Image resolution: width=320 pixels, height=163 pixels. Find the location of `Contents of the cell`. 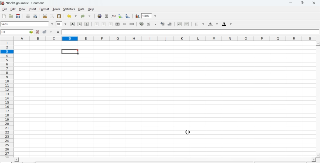

Contents of the cell is located at coordinates (188, 32).